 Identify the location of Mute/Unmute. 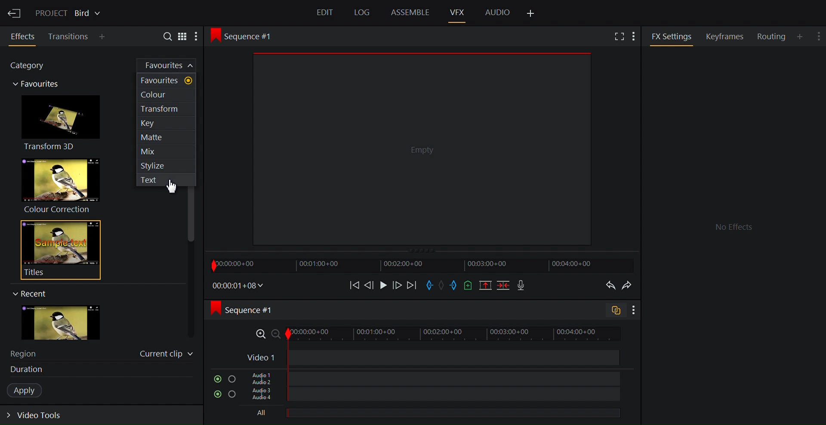
(216, 394).